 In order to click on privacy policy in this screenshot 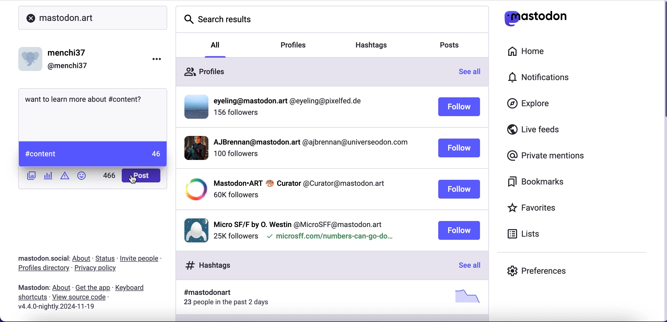, I will do `click(98, 269)`.